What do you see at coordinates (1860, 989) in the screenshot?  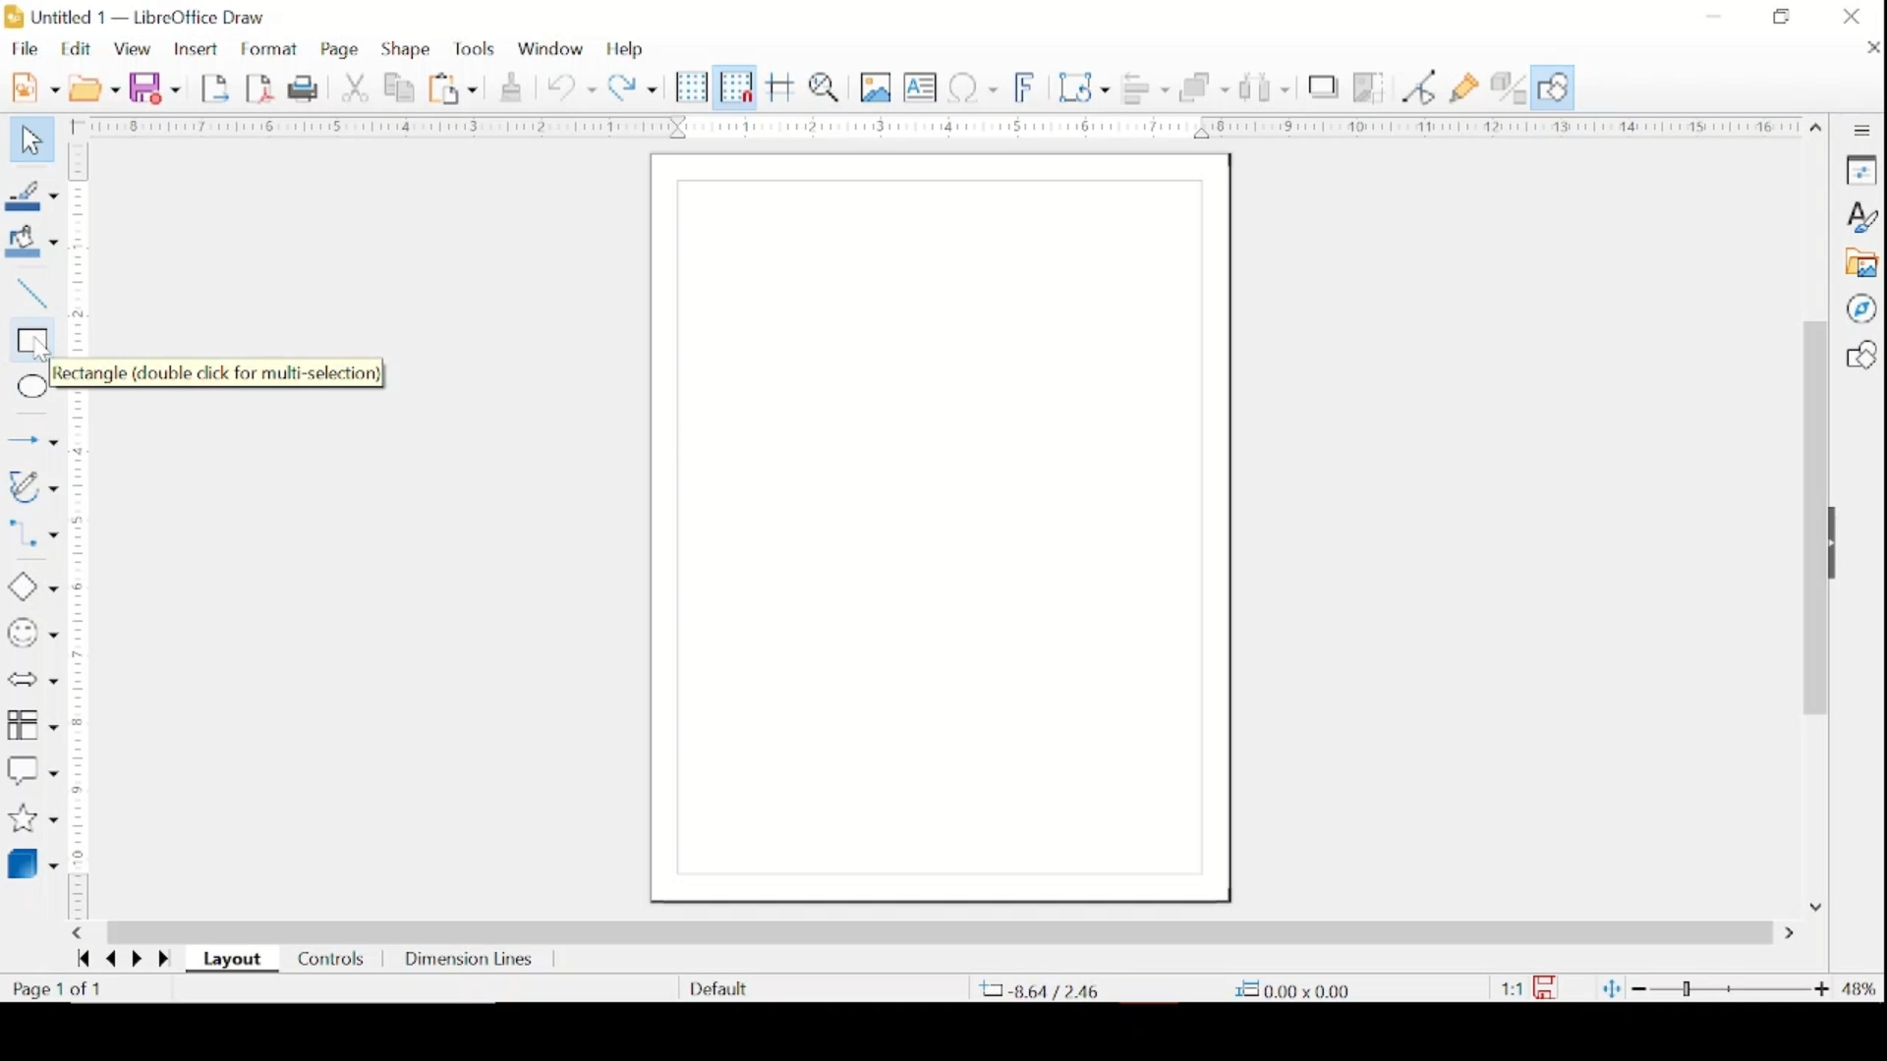 I see `zoom level` at bounding box center [1860, 989].